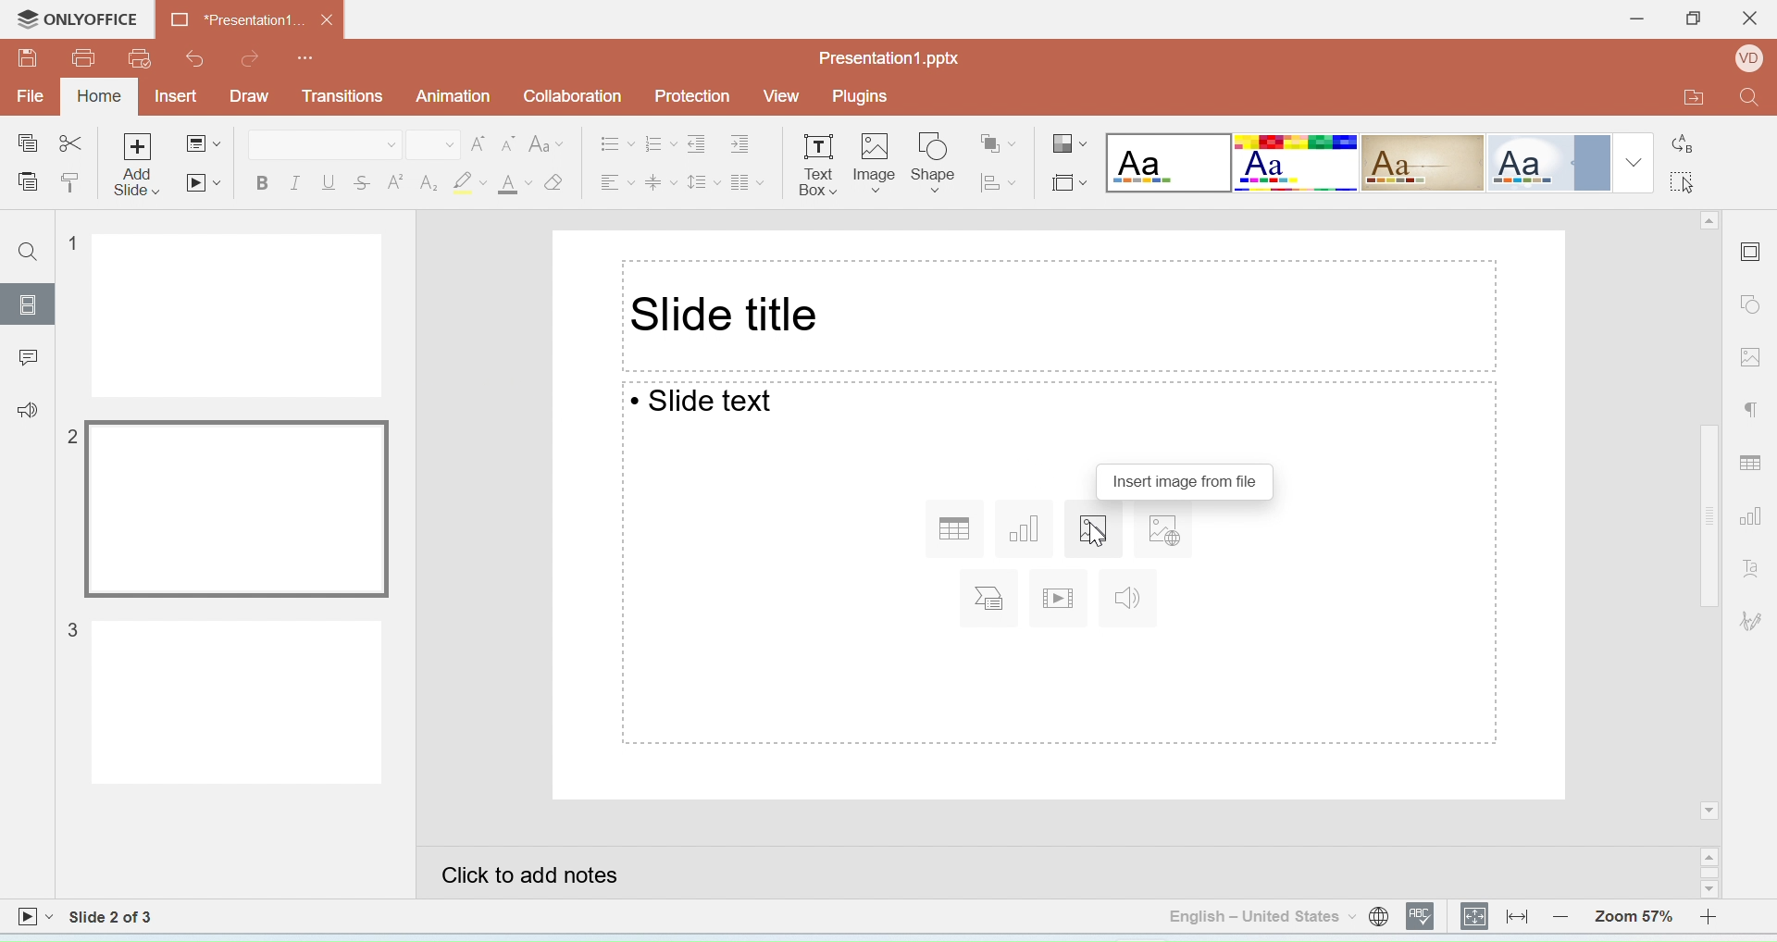 The width and height of the screenshot is (1777, 942). Describe the element at coordinates (1379, 916) in the screenshot. I see `Set document language` at that location.